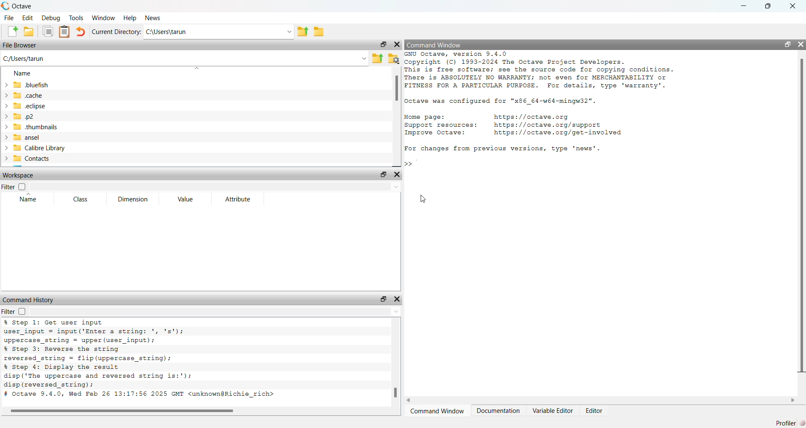  What do you see at coordinates (378, 59) in the screenshot?
I see `one directory up` at bounding box center [378, 59].